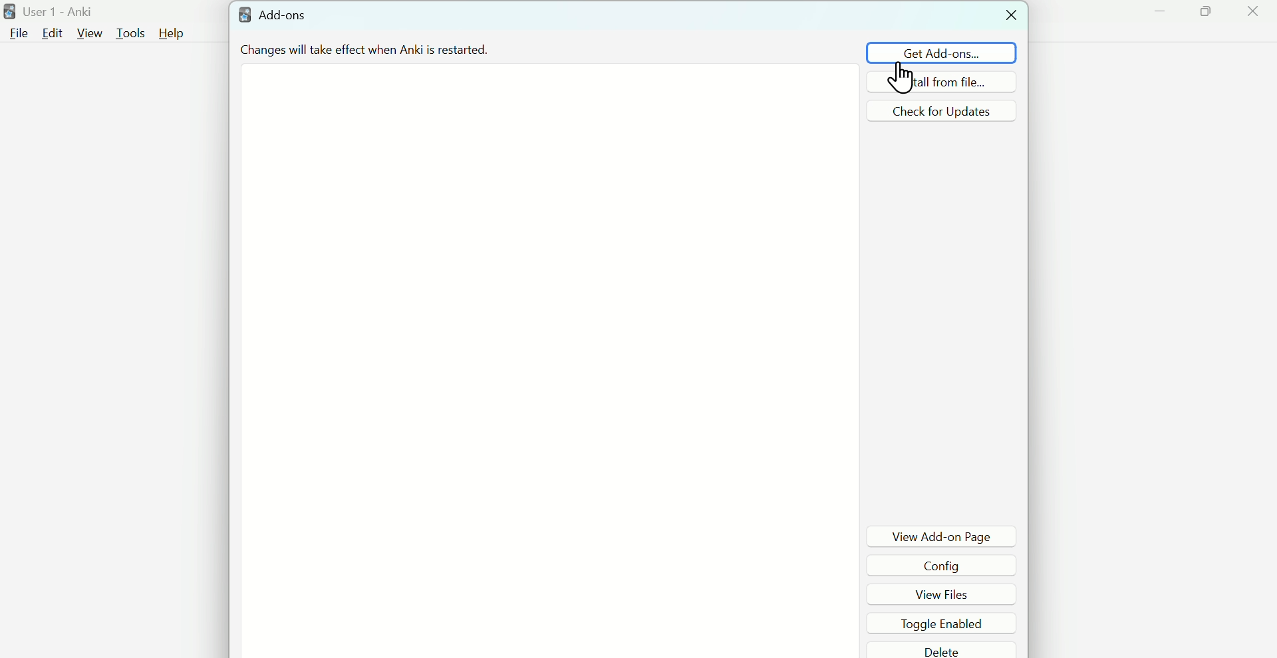 The image size is (1277, 658). I want to click on Changes will take effect when Anki is restarted, so click(426, 49).